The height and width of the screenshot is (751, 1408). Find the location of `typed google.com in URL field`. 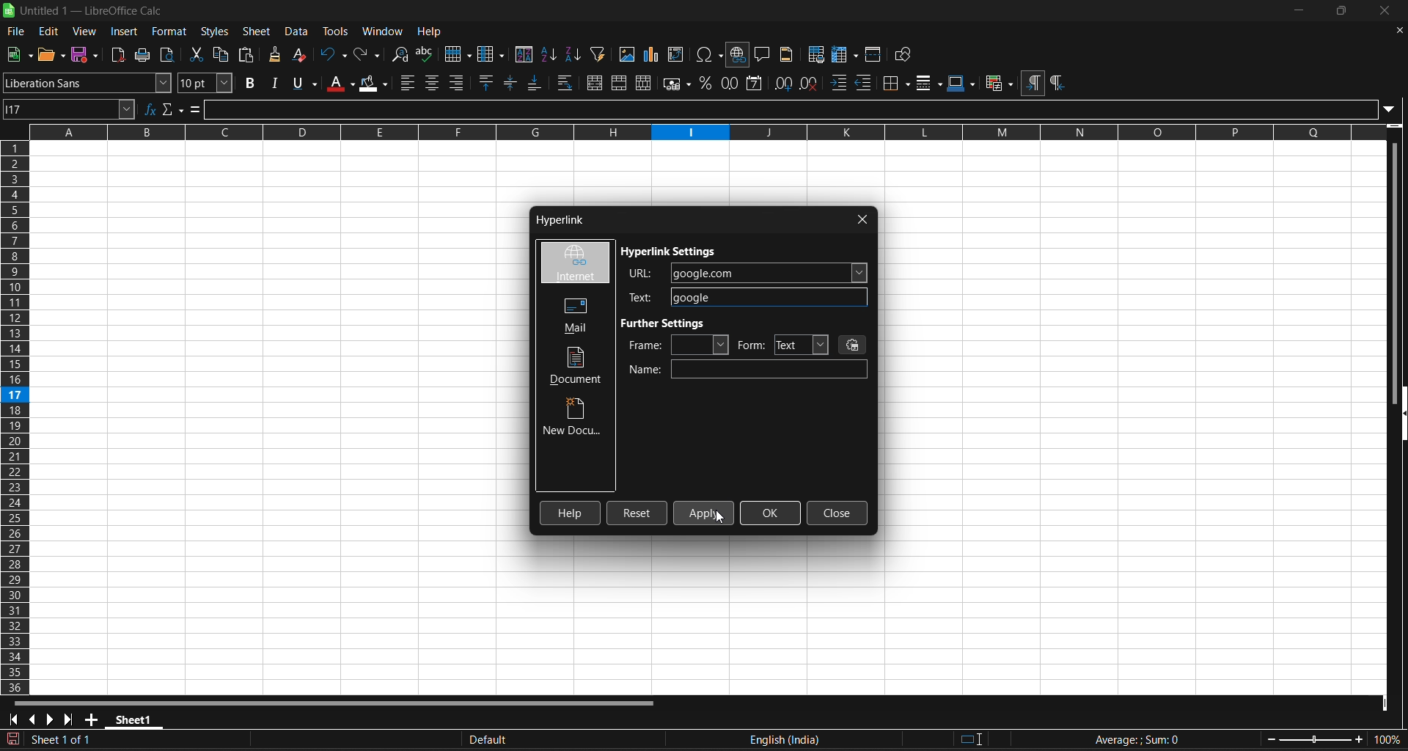

typed google.com in URL field is located at coordinates (748, 273).